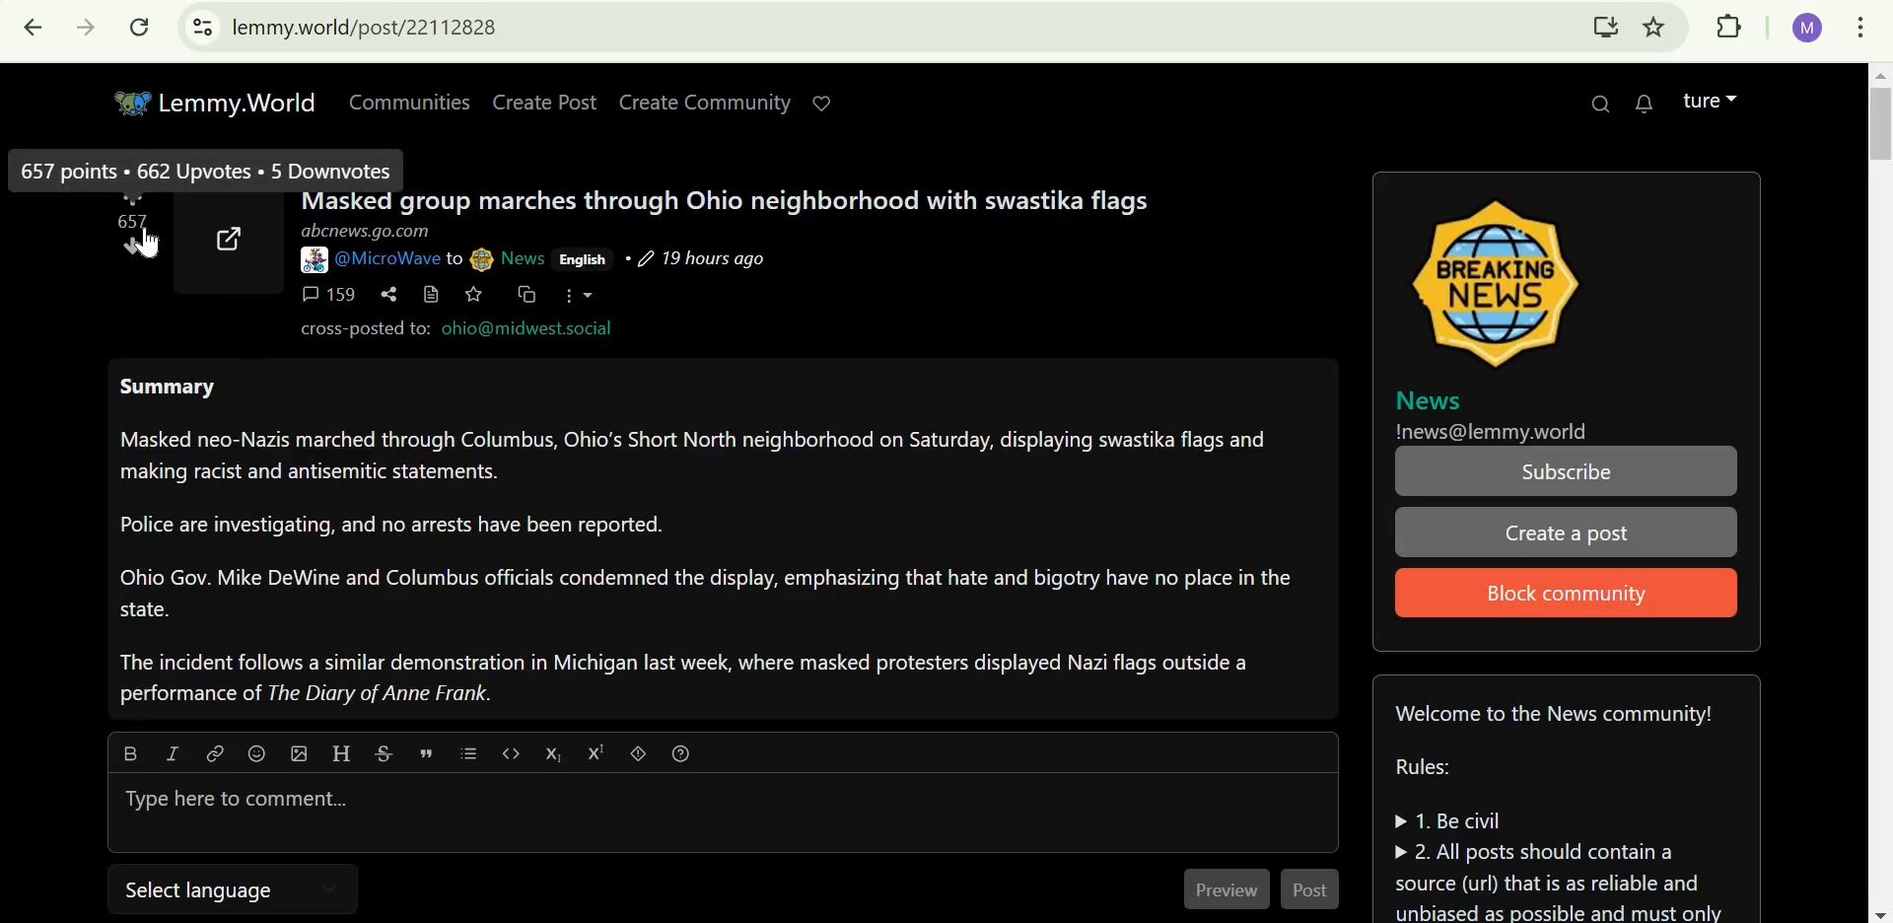 Image resolution: width=1893 pixels, height=923 pixels. I want to click on superscript, so click(594, 752).